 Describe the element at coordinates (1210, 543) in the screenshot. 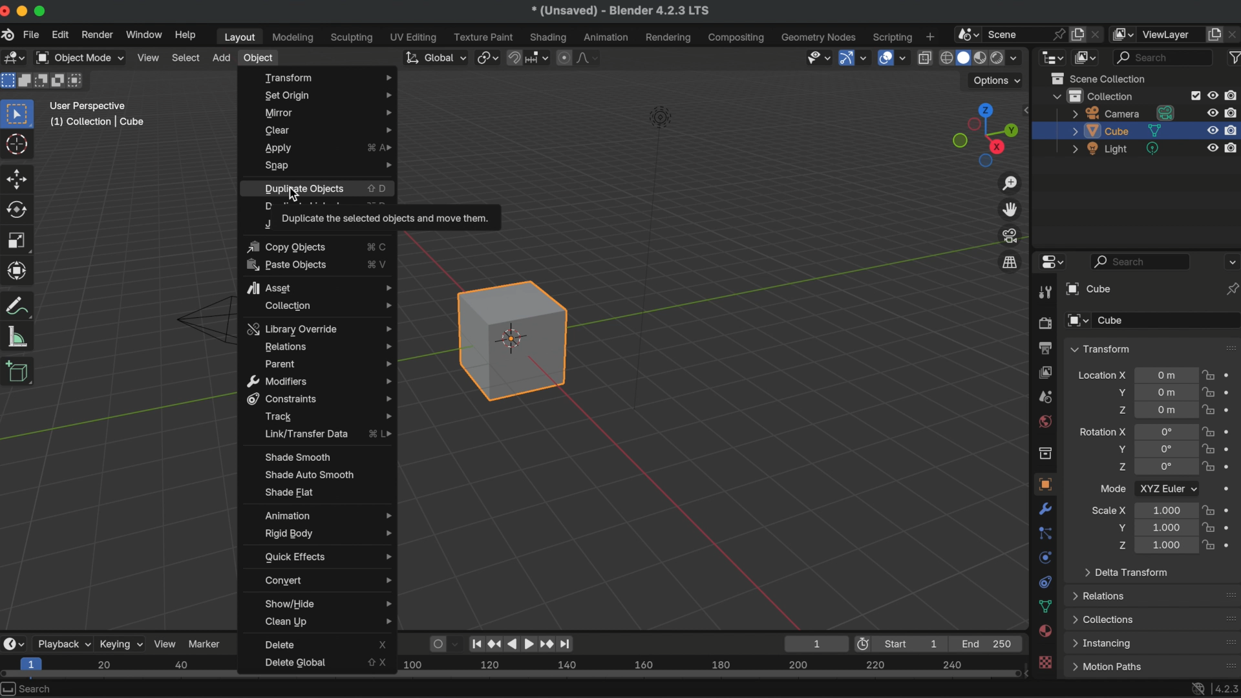

I see `lock scale` at that location.